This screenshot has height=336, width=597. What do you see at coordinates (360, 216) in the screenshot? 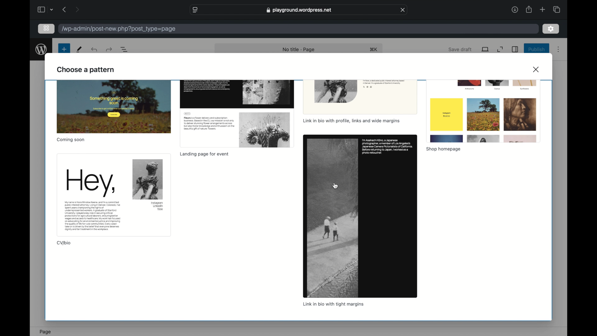
I see `preview` at bounding box center [360, 216].